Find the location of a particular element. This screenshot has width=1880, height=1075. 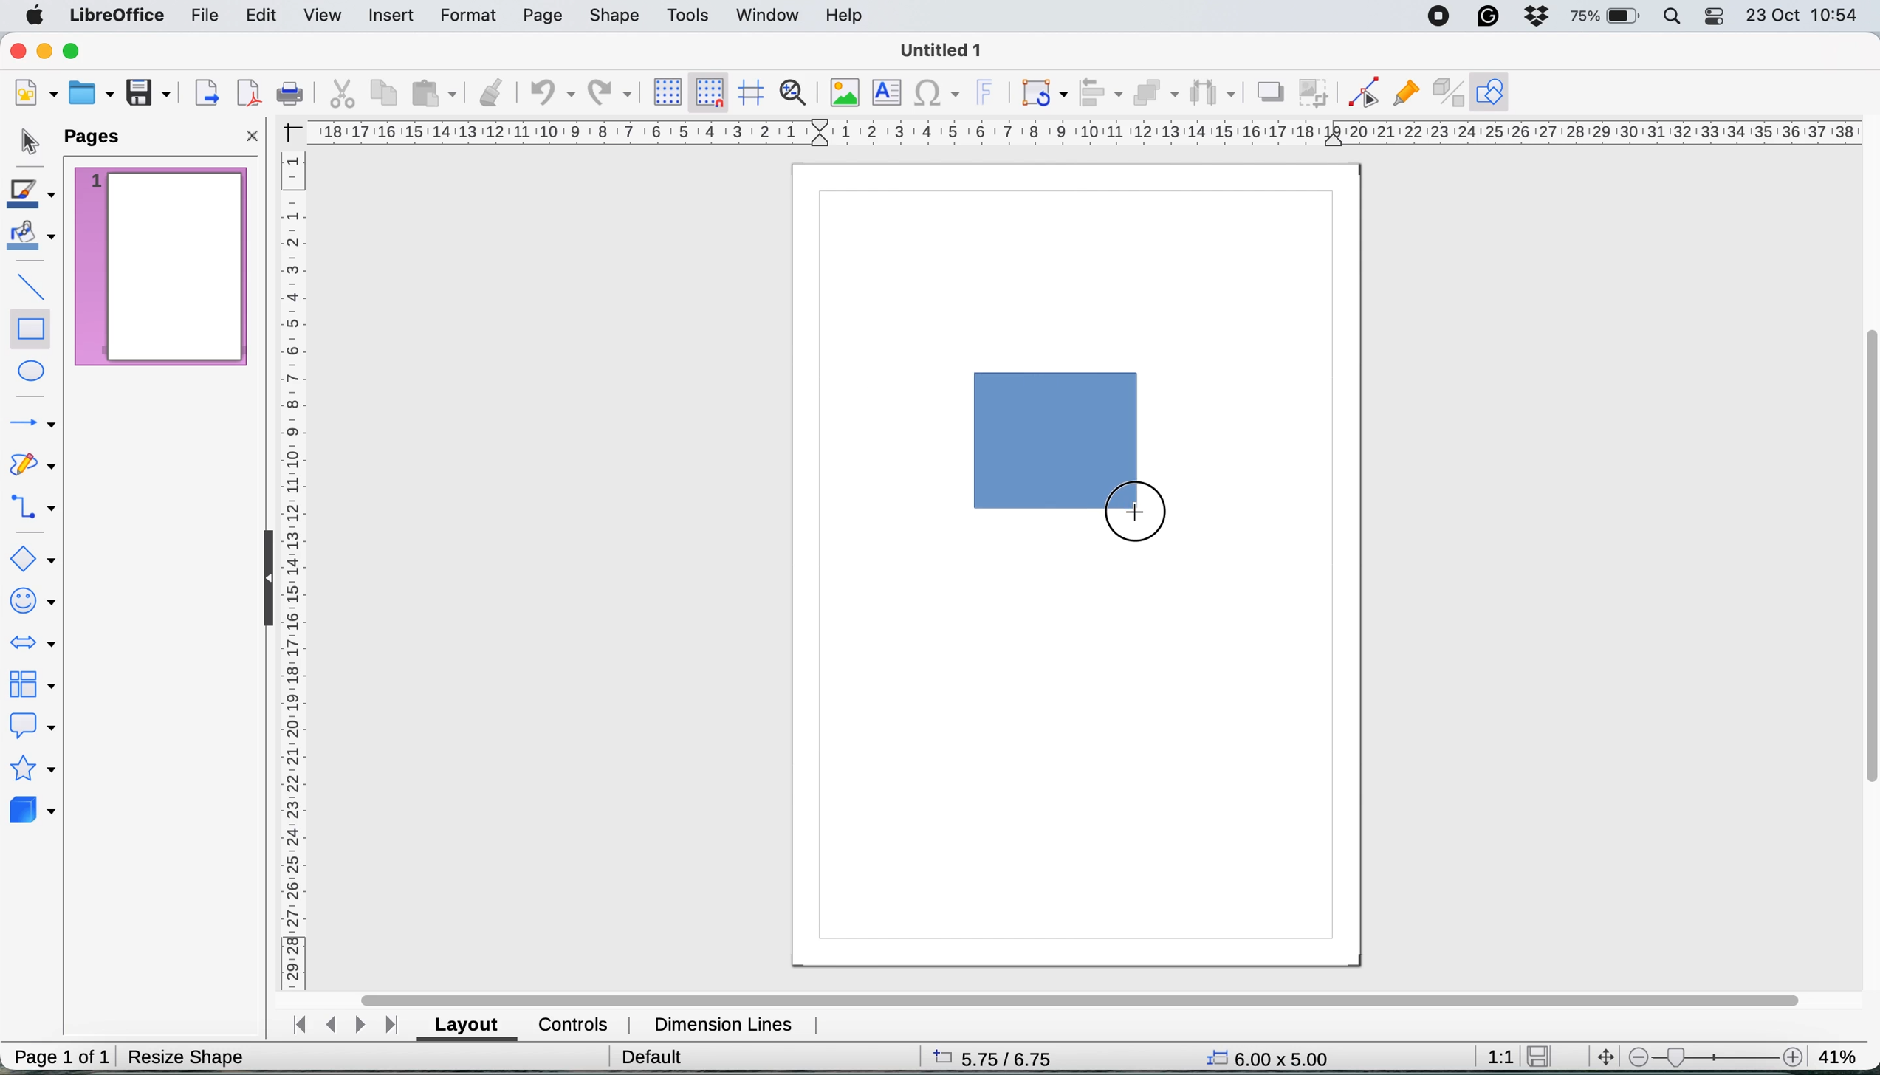

callout shapes is located at coordinates (33, 727).